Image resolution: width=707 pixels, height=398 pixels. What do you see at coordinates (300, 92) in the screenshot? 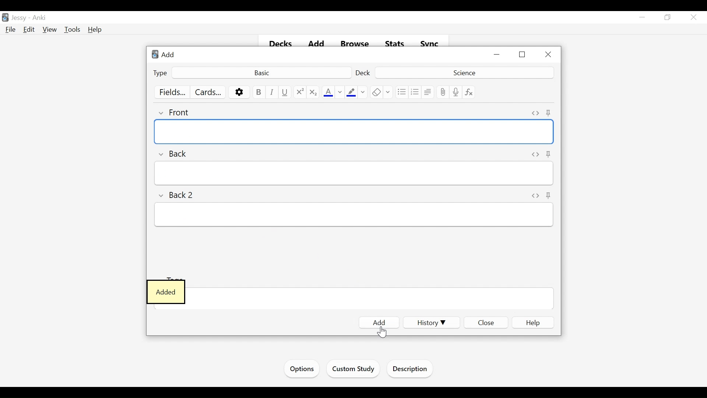
I see `Superscript` at bounding box center [300, 92].